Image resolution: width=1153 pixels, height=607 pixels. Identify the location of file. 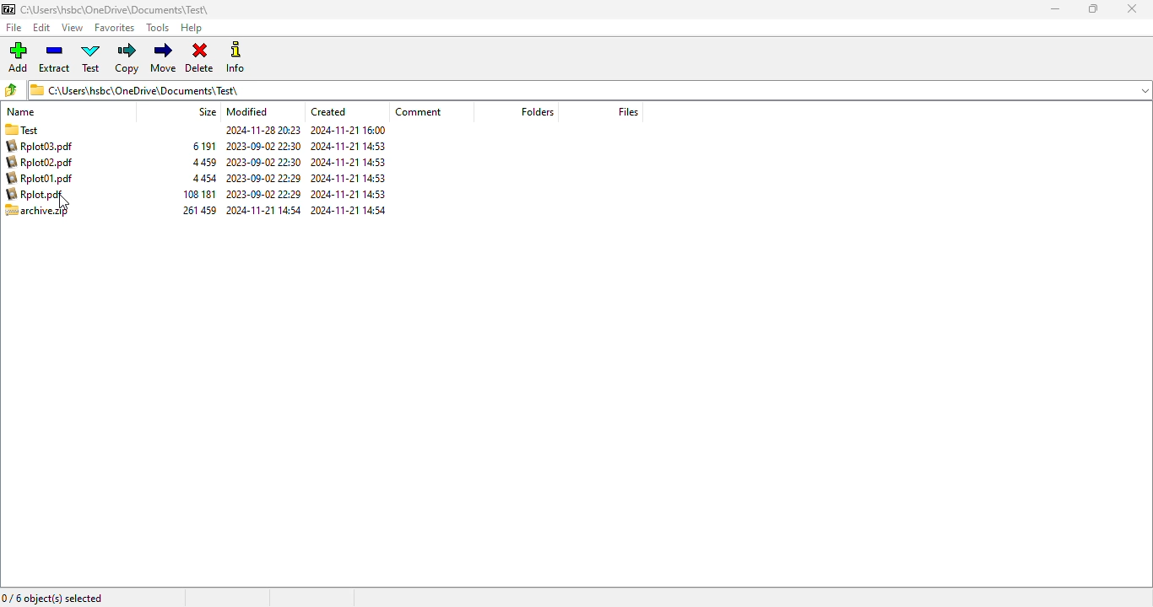
(13, 28).